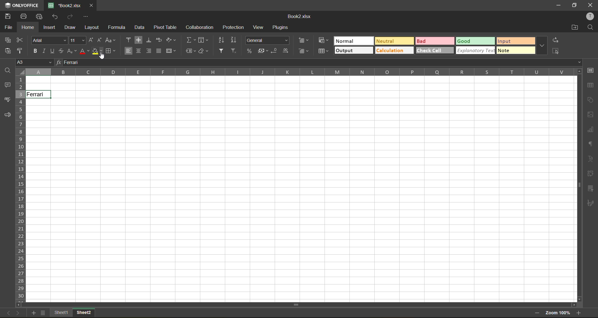 The height and width of the screenshot is (318, 598). Describe the element at coordinates (7, 101) in the screenshot. I see `spell check` at that location.